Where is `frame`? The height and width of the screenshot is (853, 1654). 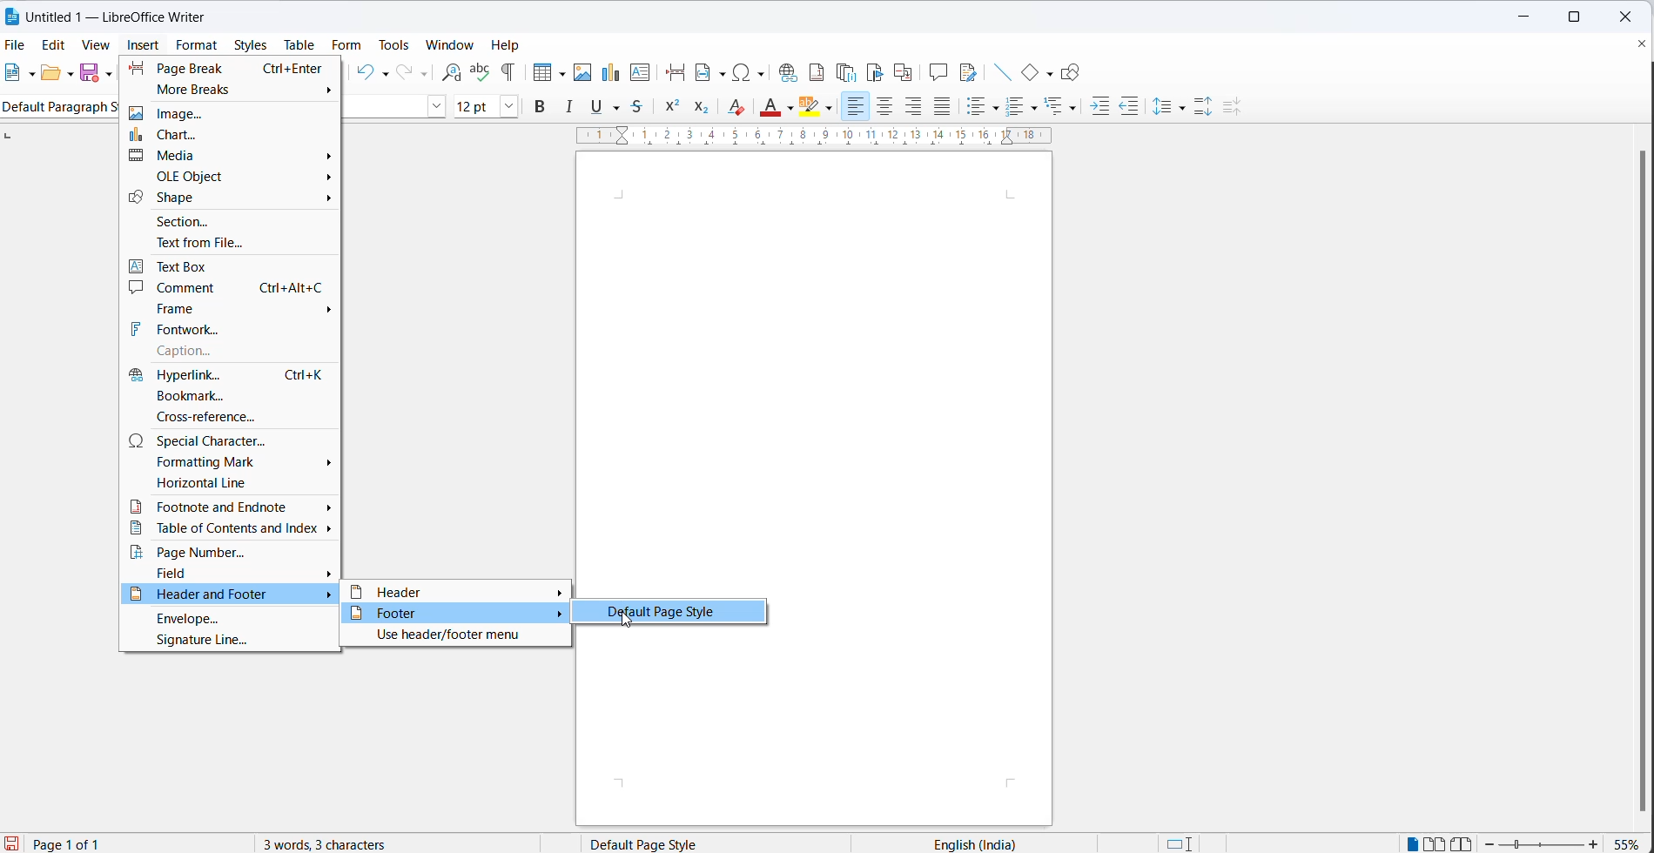
frame is located at coordinates (228, 311).